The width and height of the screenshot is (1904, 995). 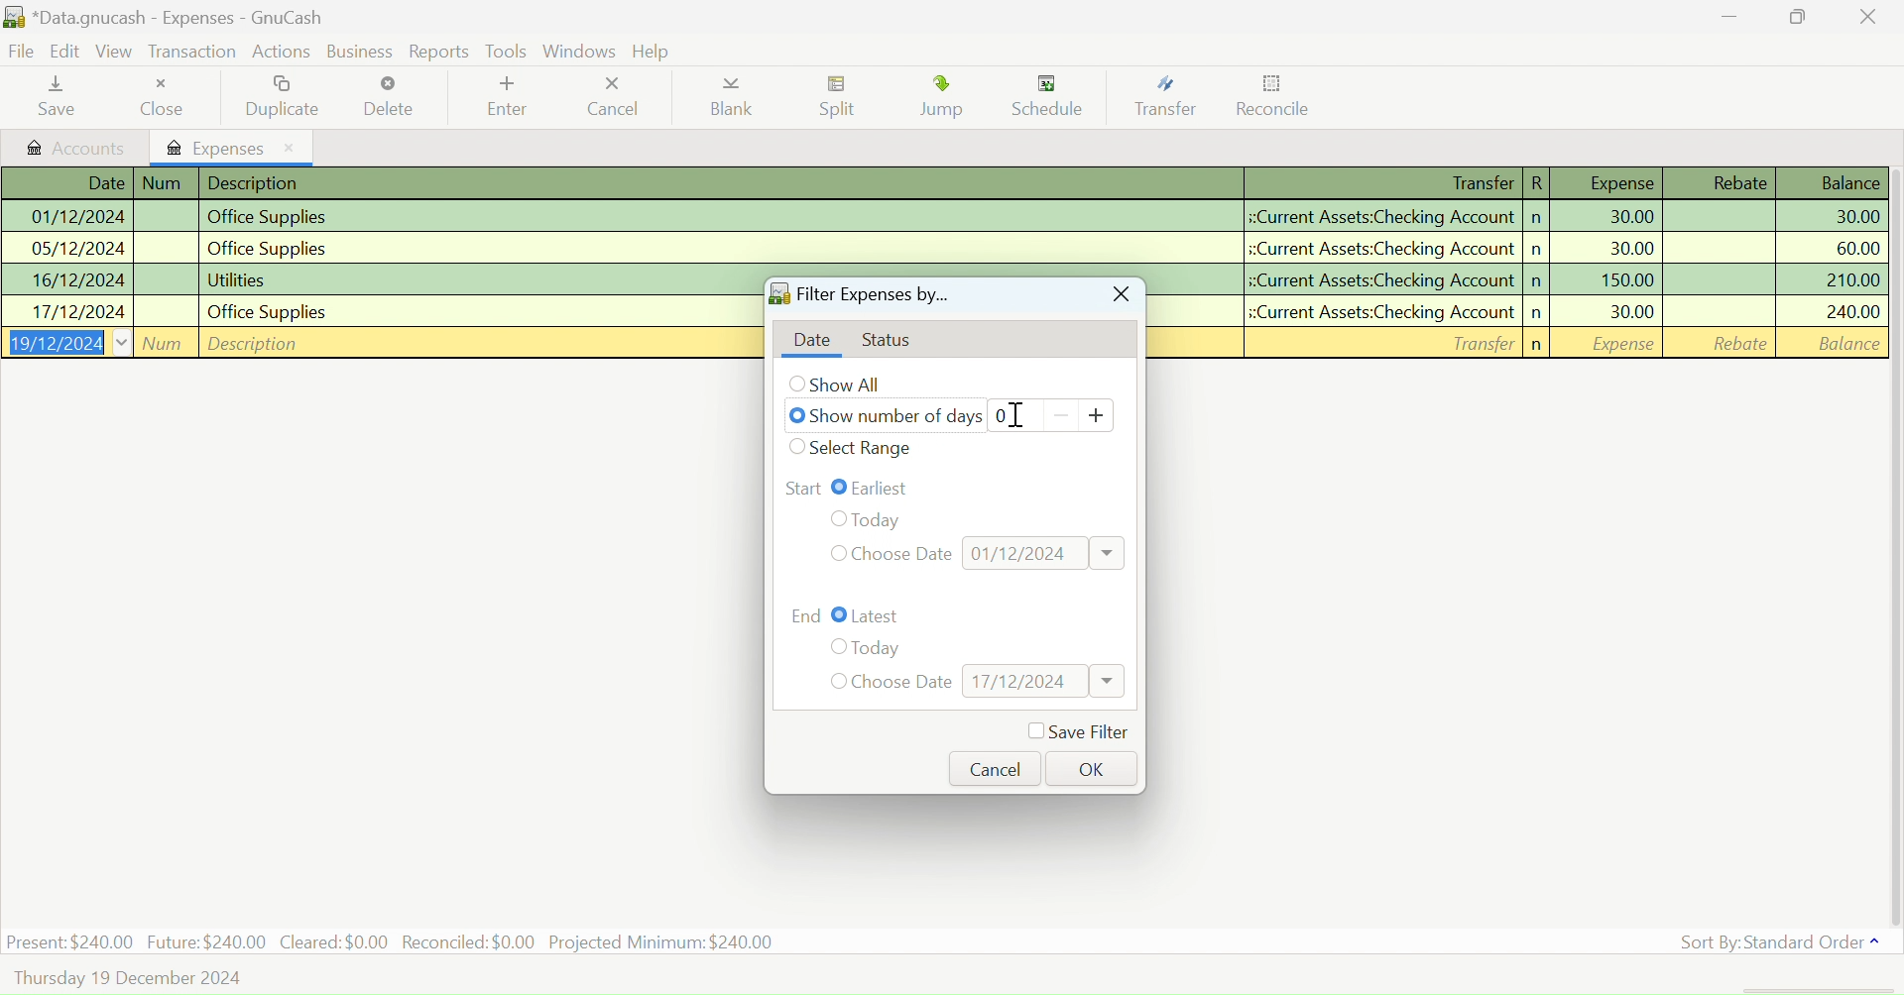 I want to click on Choose Date, so click(x=904, y=552).